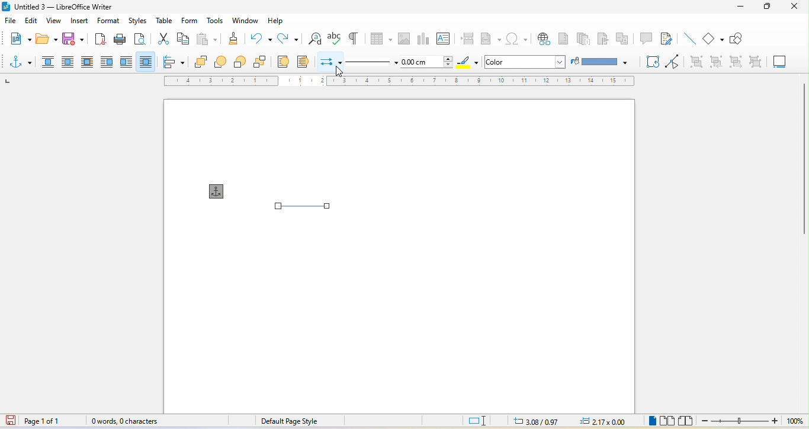  I want to click on insert, so click(80, 23).